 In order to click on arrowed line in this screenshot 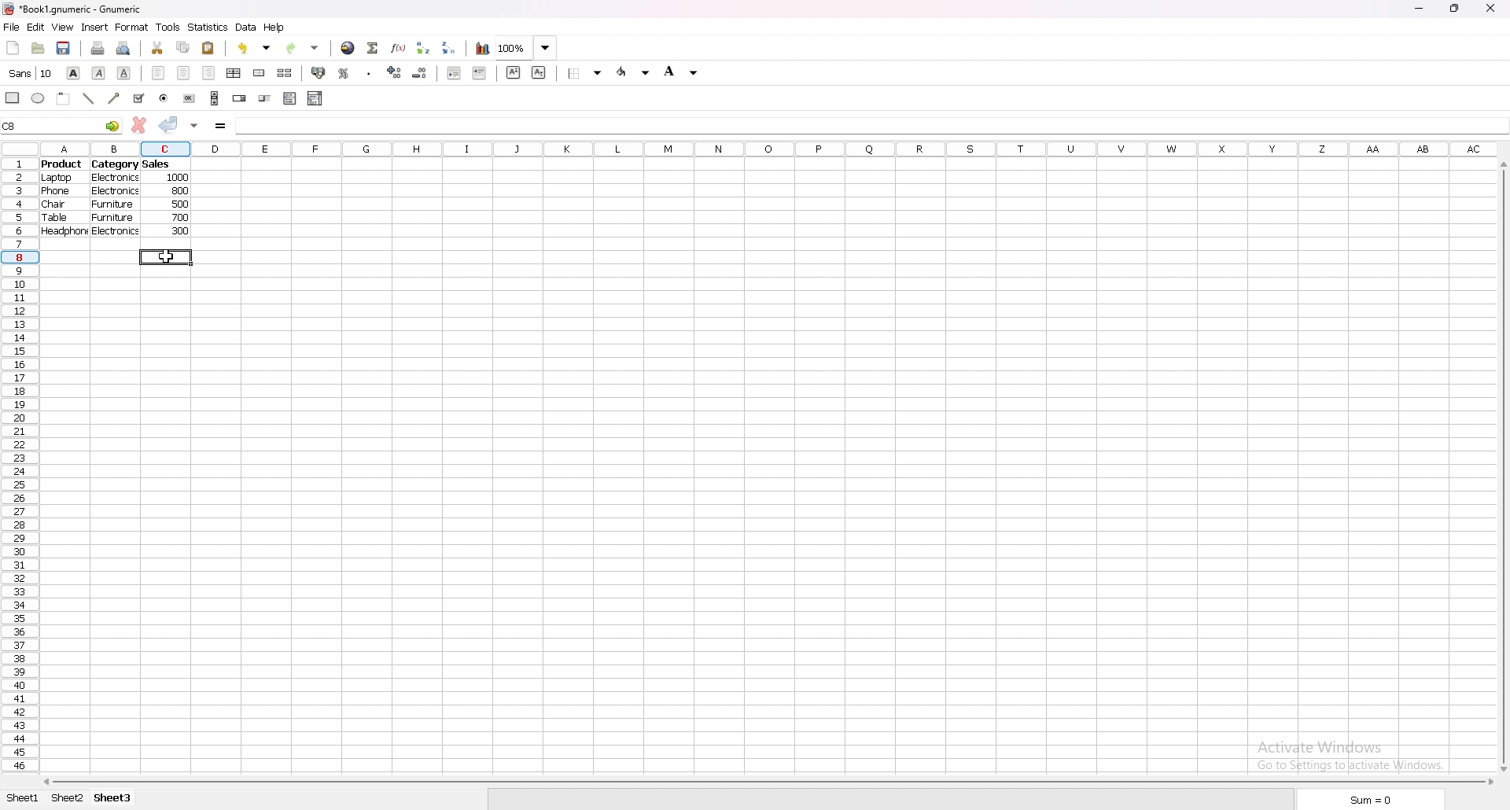, I will do `click(114, 99)`.